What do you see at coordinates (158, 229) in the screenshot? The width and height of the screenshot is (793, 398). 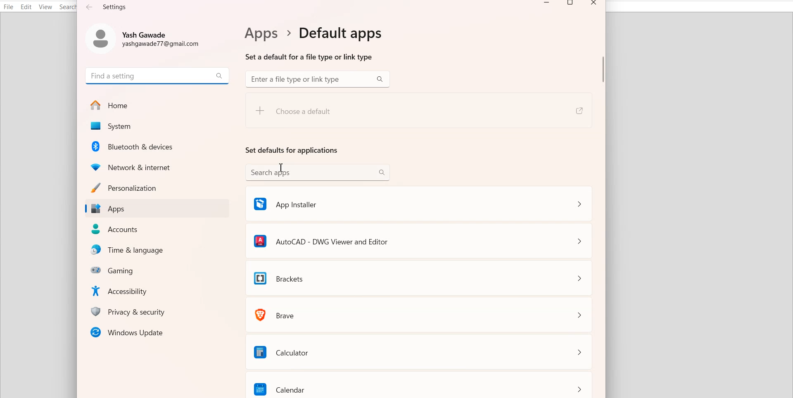 I see `Accounts` at bounding box center [158, 229].